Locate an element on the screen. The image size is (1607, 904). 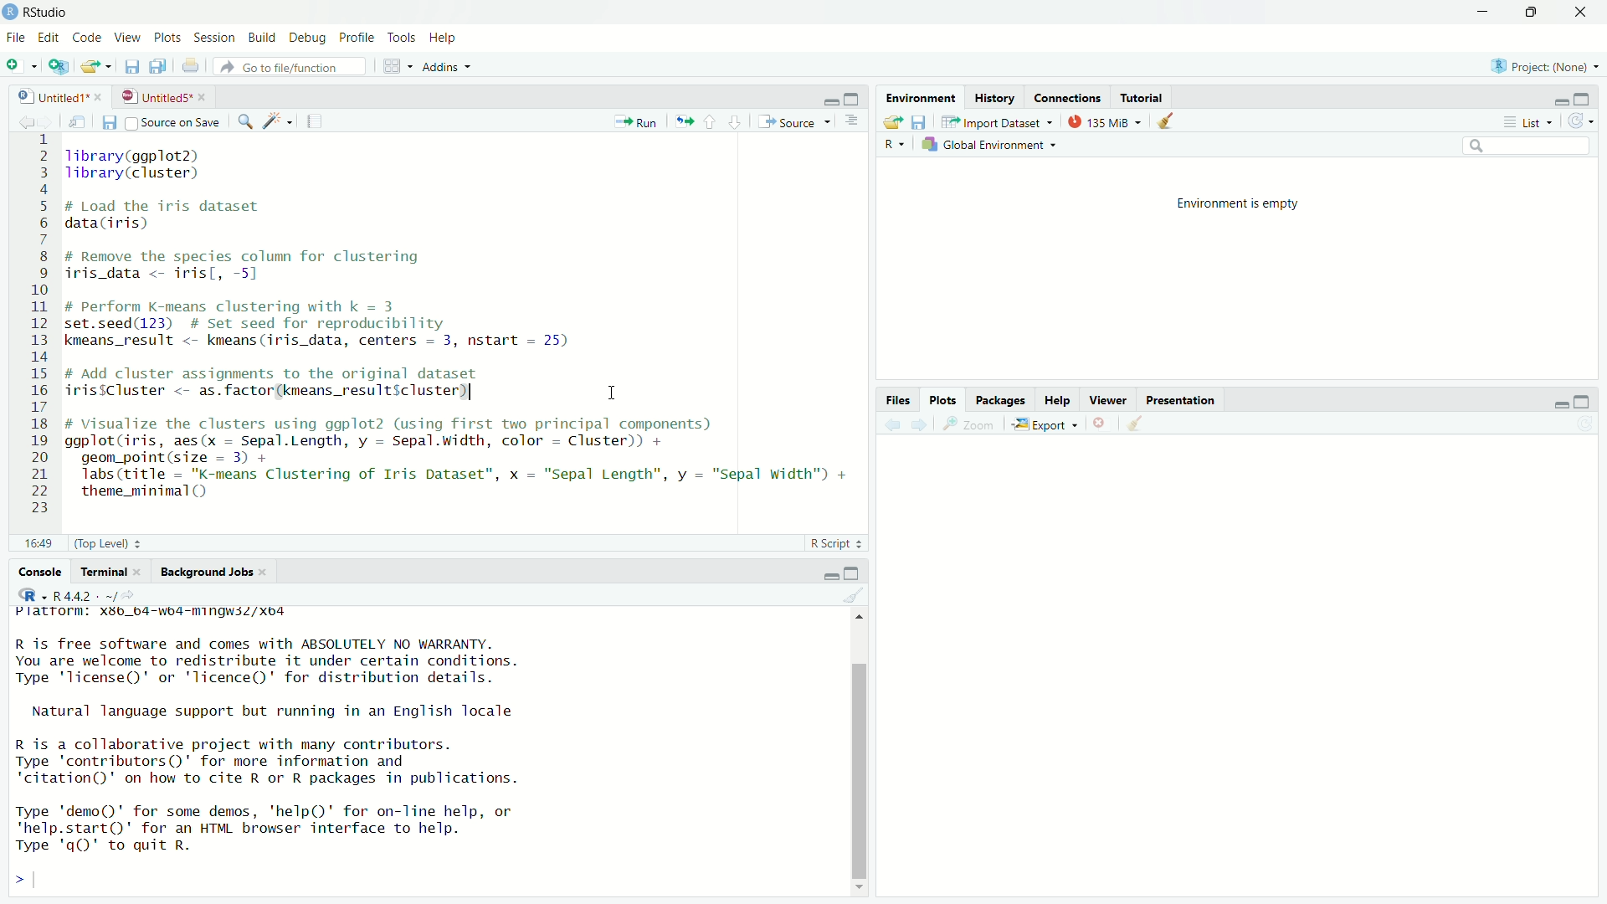
clear all plots is located at coordinates (1134, 425).